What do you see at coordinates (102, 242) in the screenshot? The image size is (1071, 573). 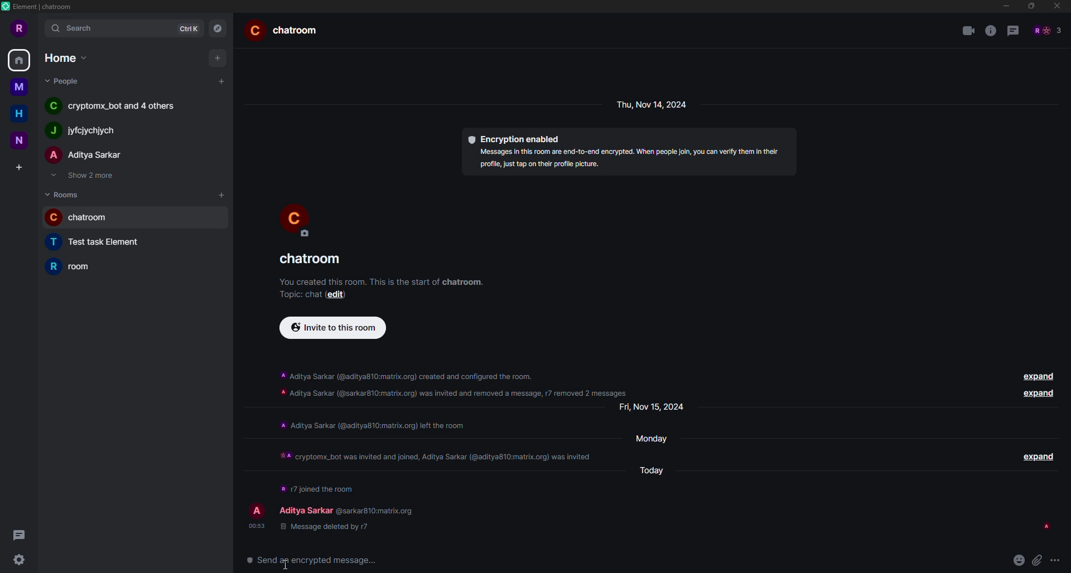 I see `room` at bounding box center [102, 242].